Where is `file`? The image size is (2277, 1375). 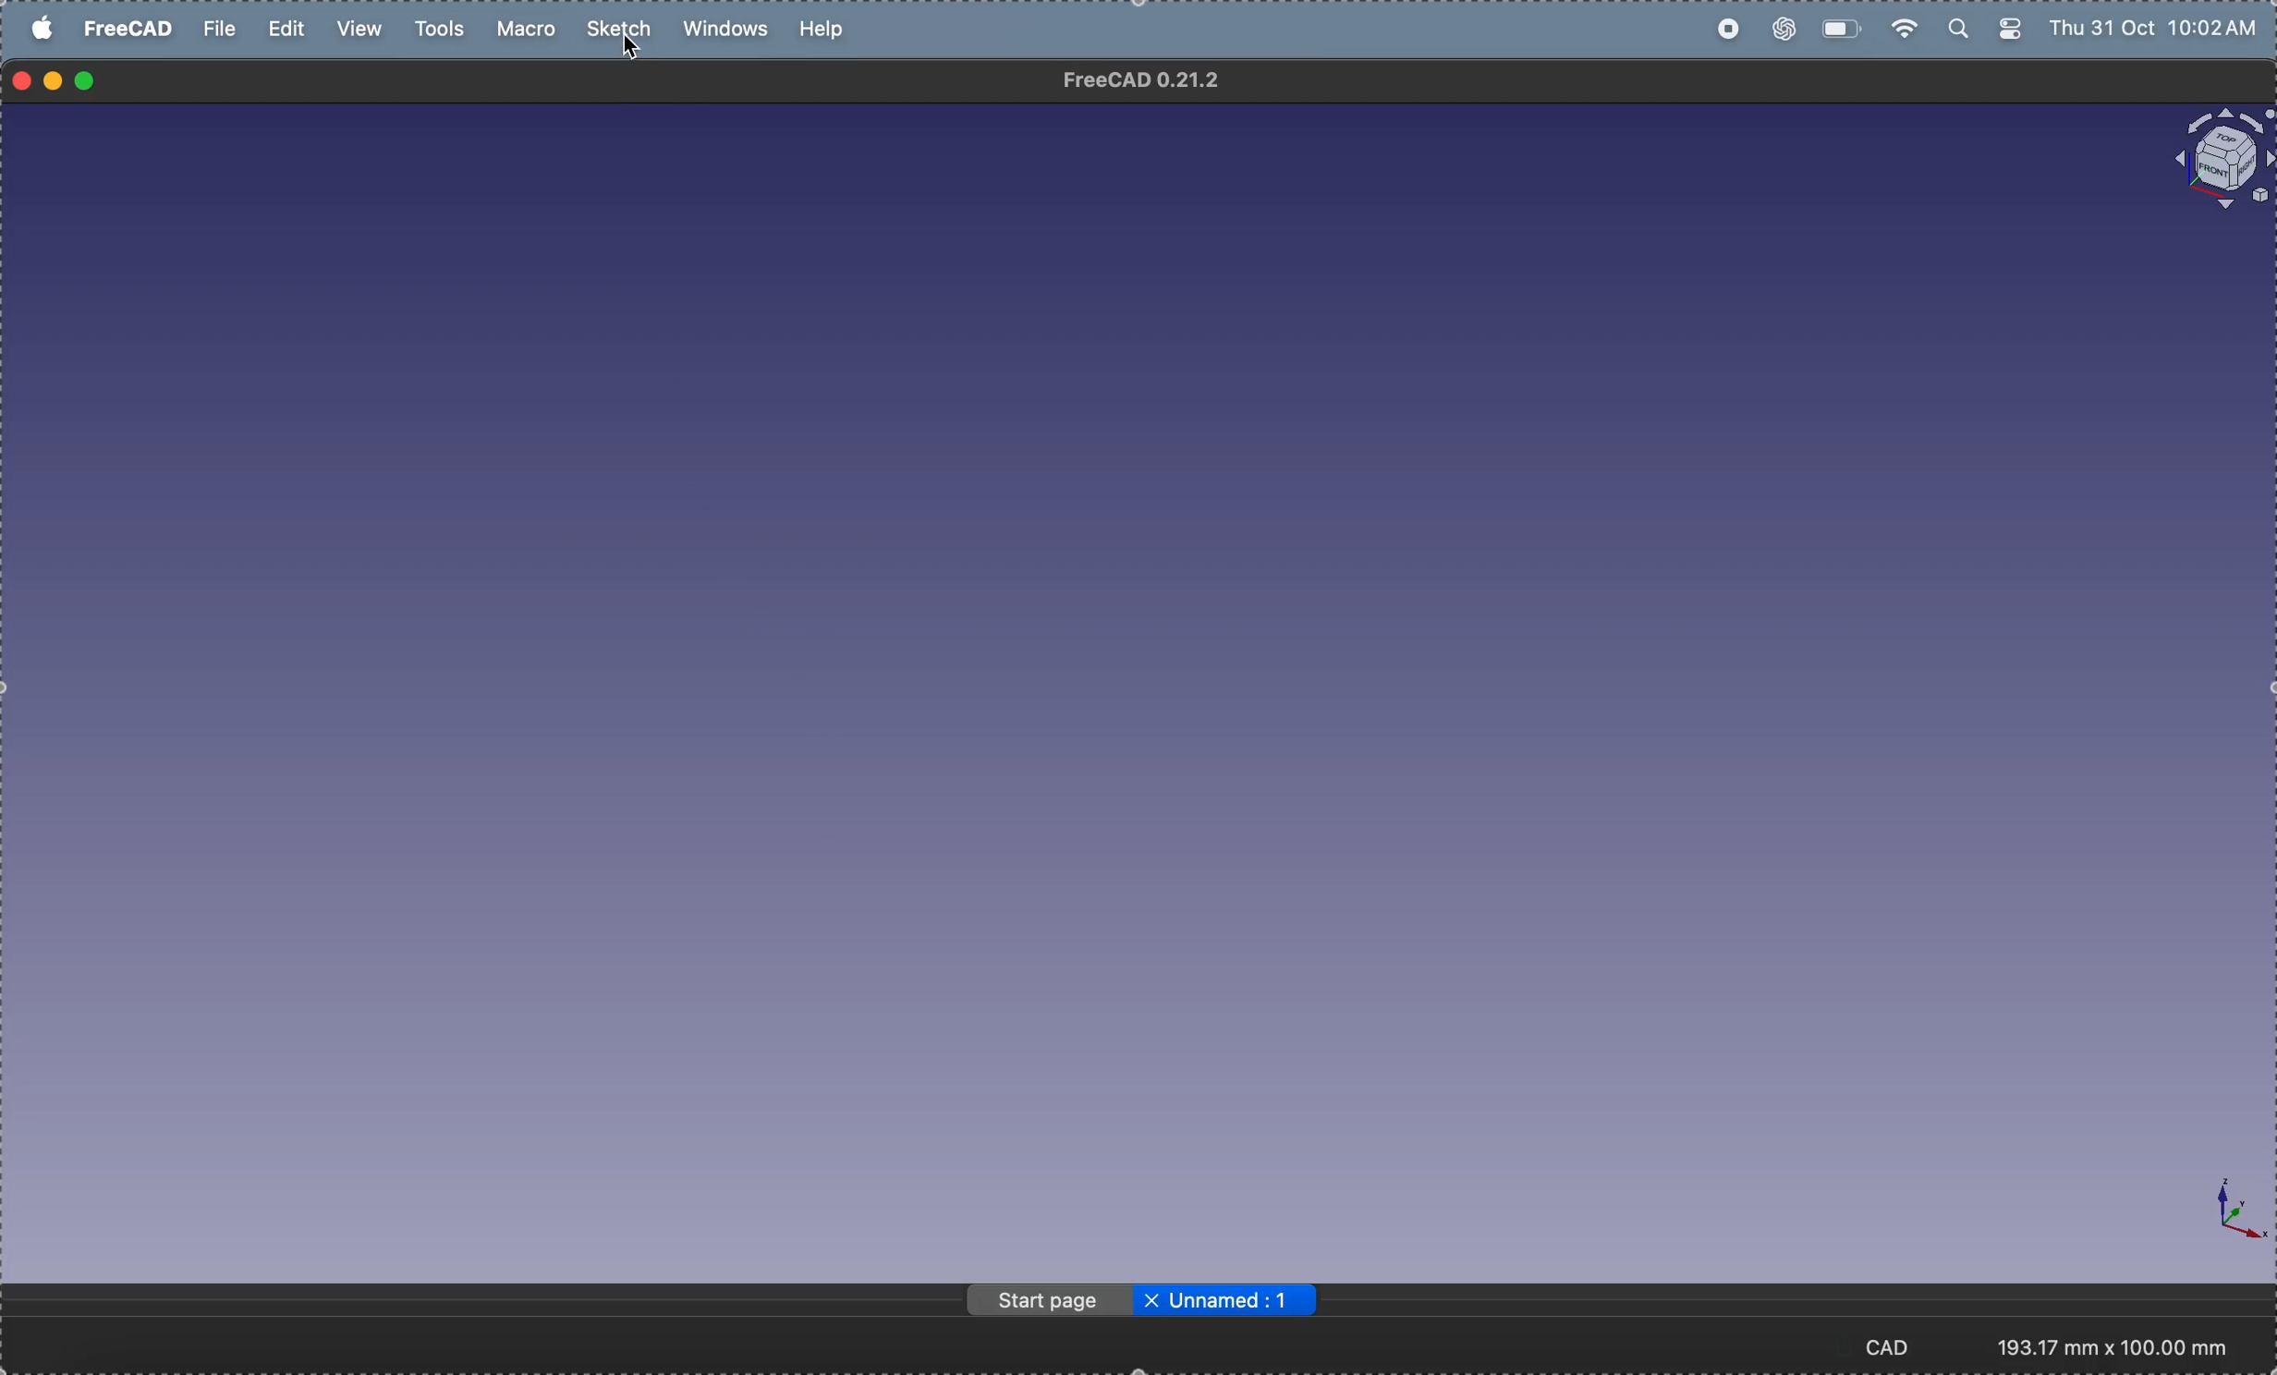
file is located at coordinates (220, 29).